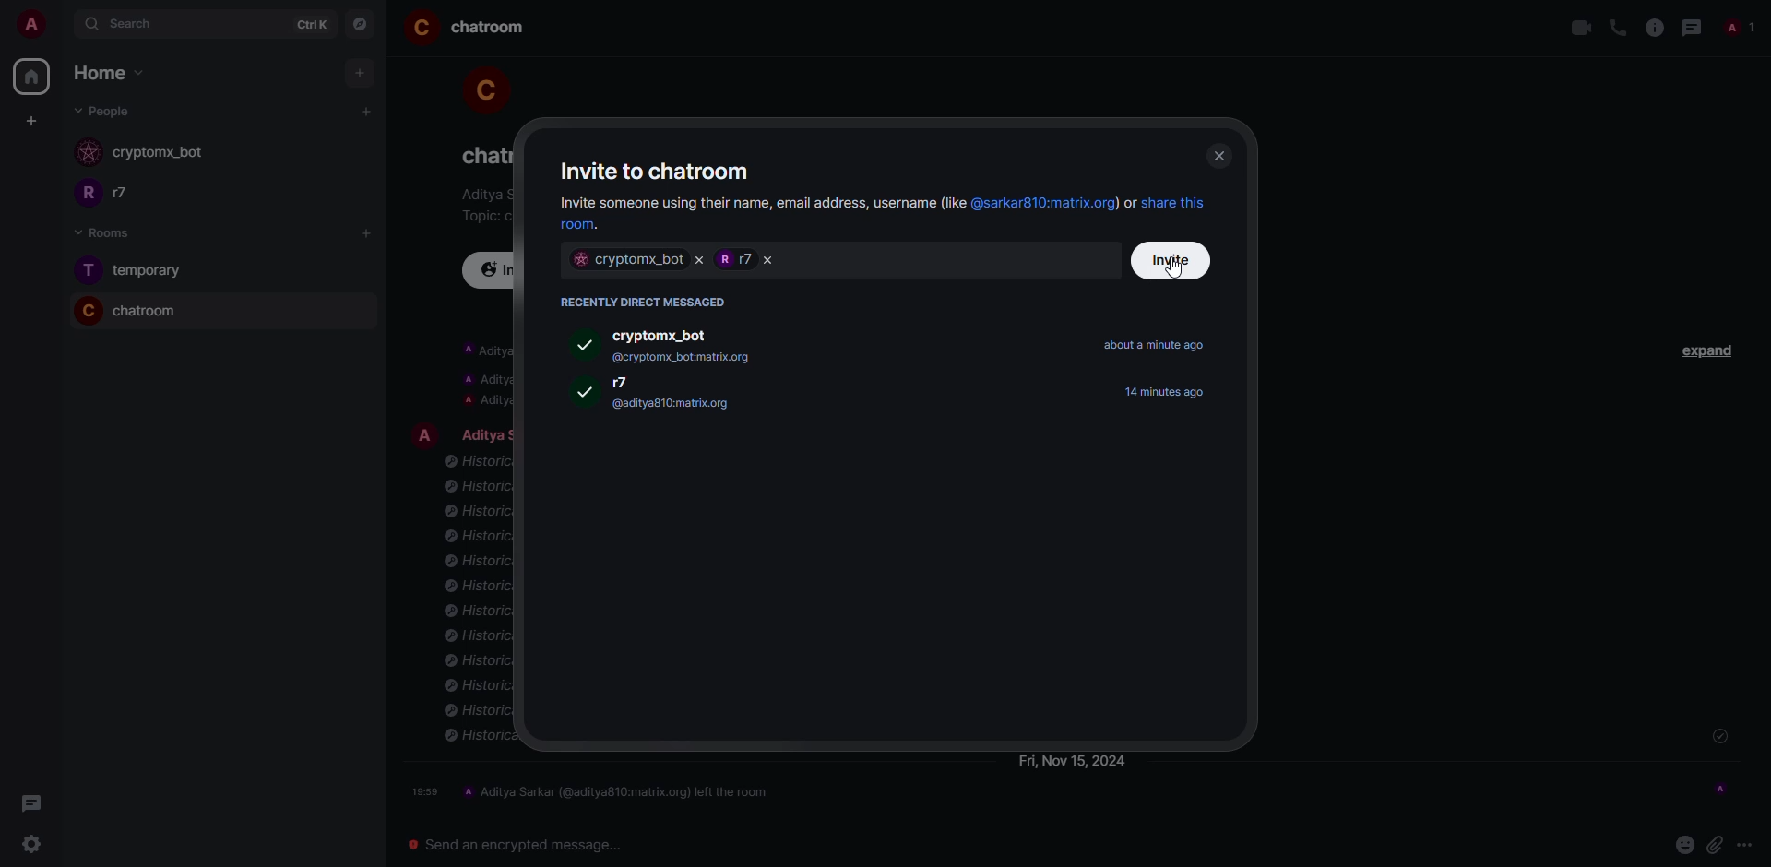 The height and width of the screenshot is (867, 1771). What do you see at coordinates (508, 843) in the screenshot?
I see `send encrypted message` at bounding box center [508, 843].